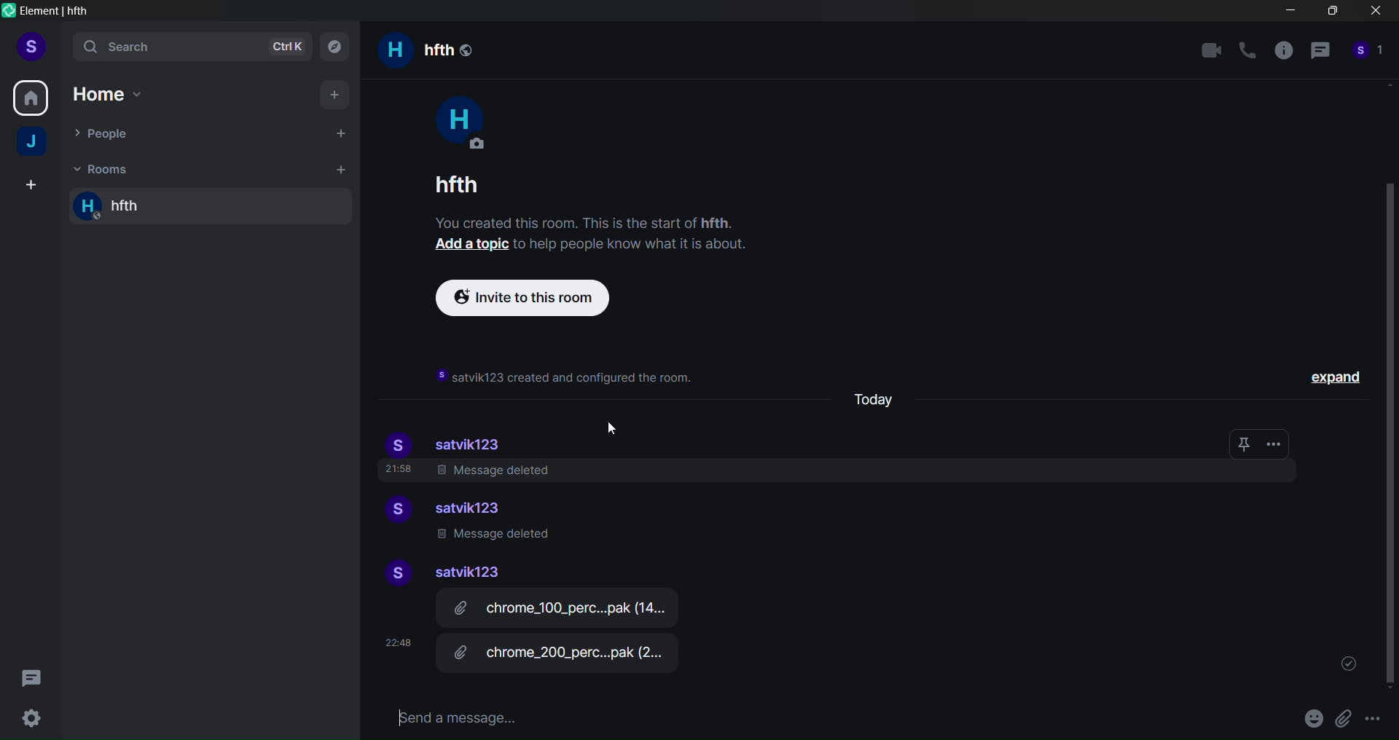 Image resolution: width=1399 pixels, height=740 pixels. What do you see at coordinates (28, 186) in the screenshot?
I see `create space` at bounding box center [28, 186].